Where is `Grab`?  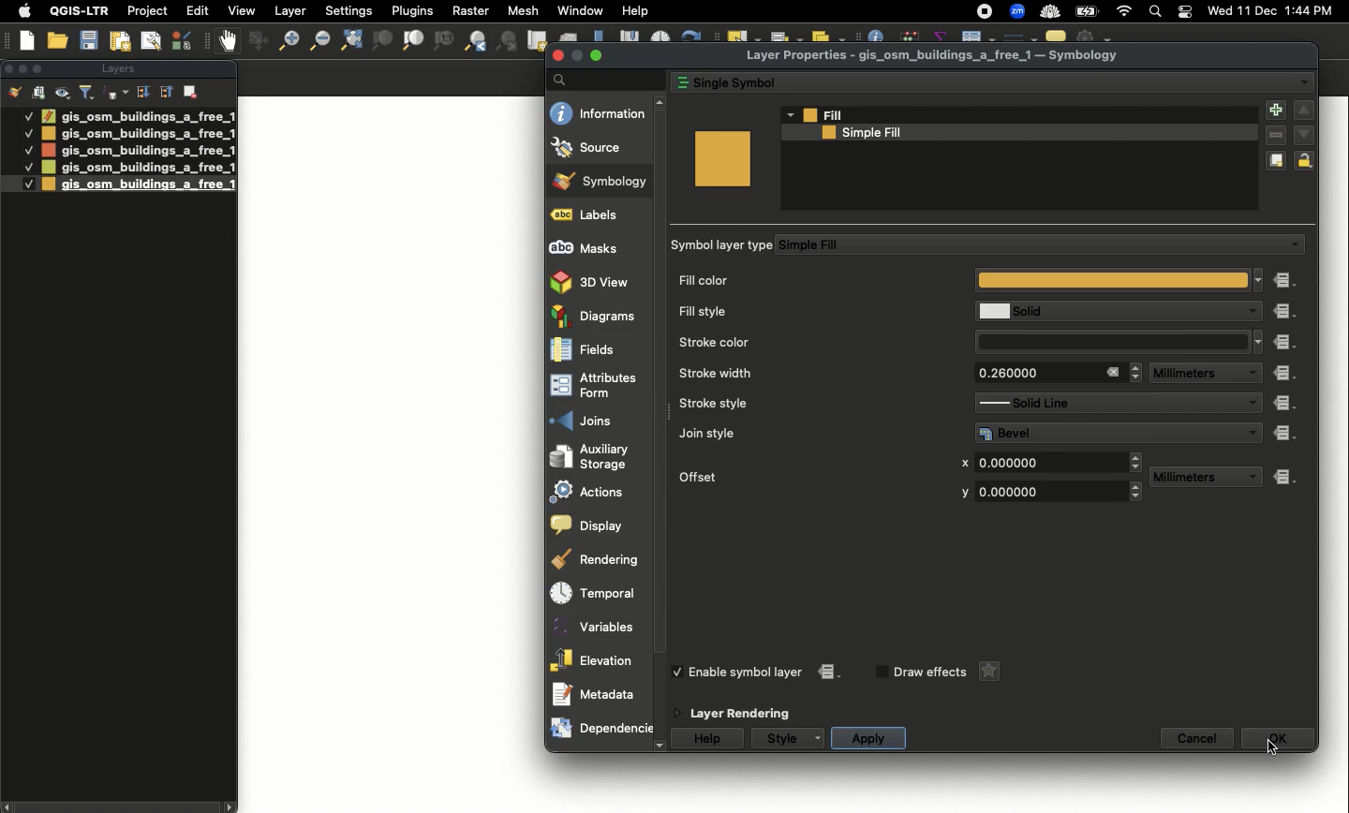 Grab is located at coordinates (229, 40).